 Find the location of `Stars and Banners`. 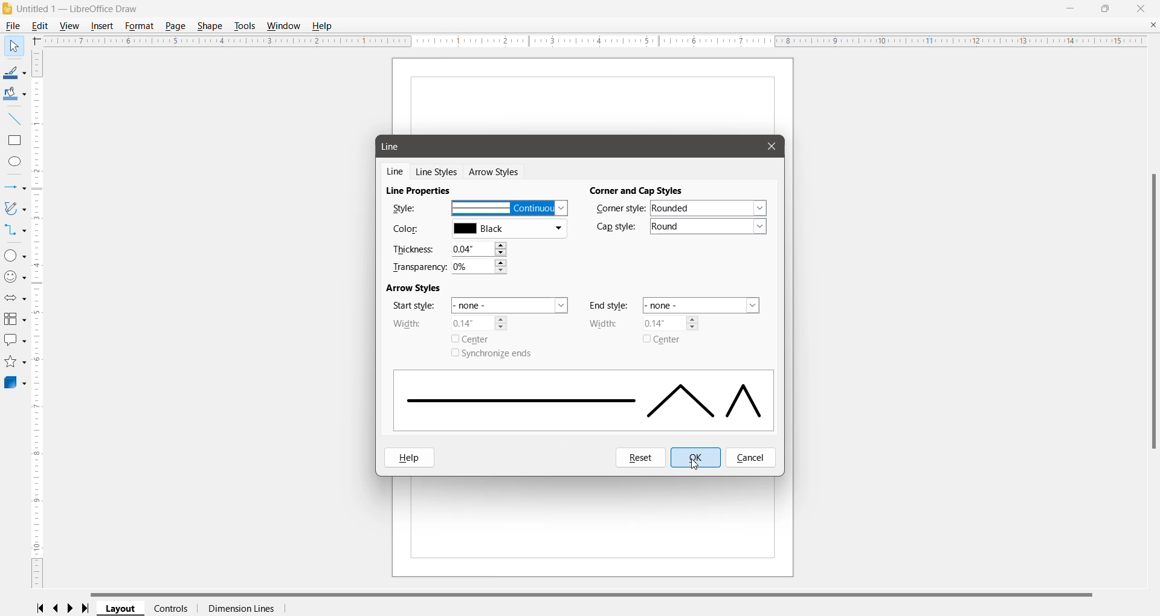

Stars and Banners is located at coordinates (14, 362).